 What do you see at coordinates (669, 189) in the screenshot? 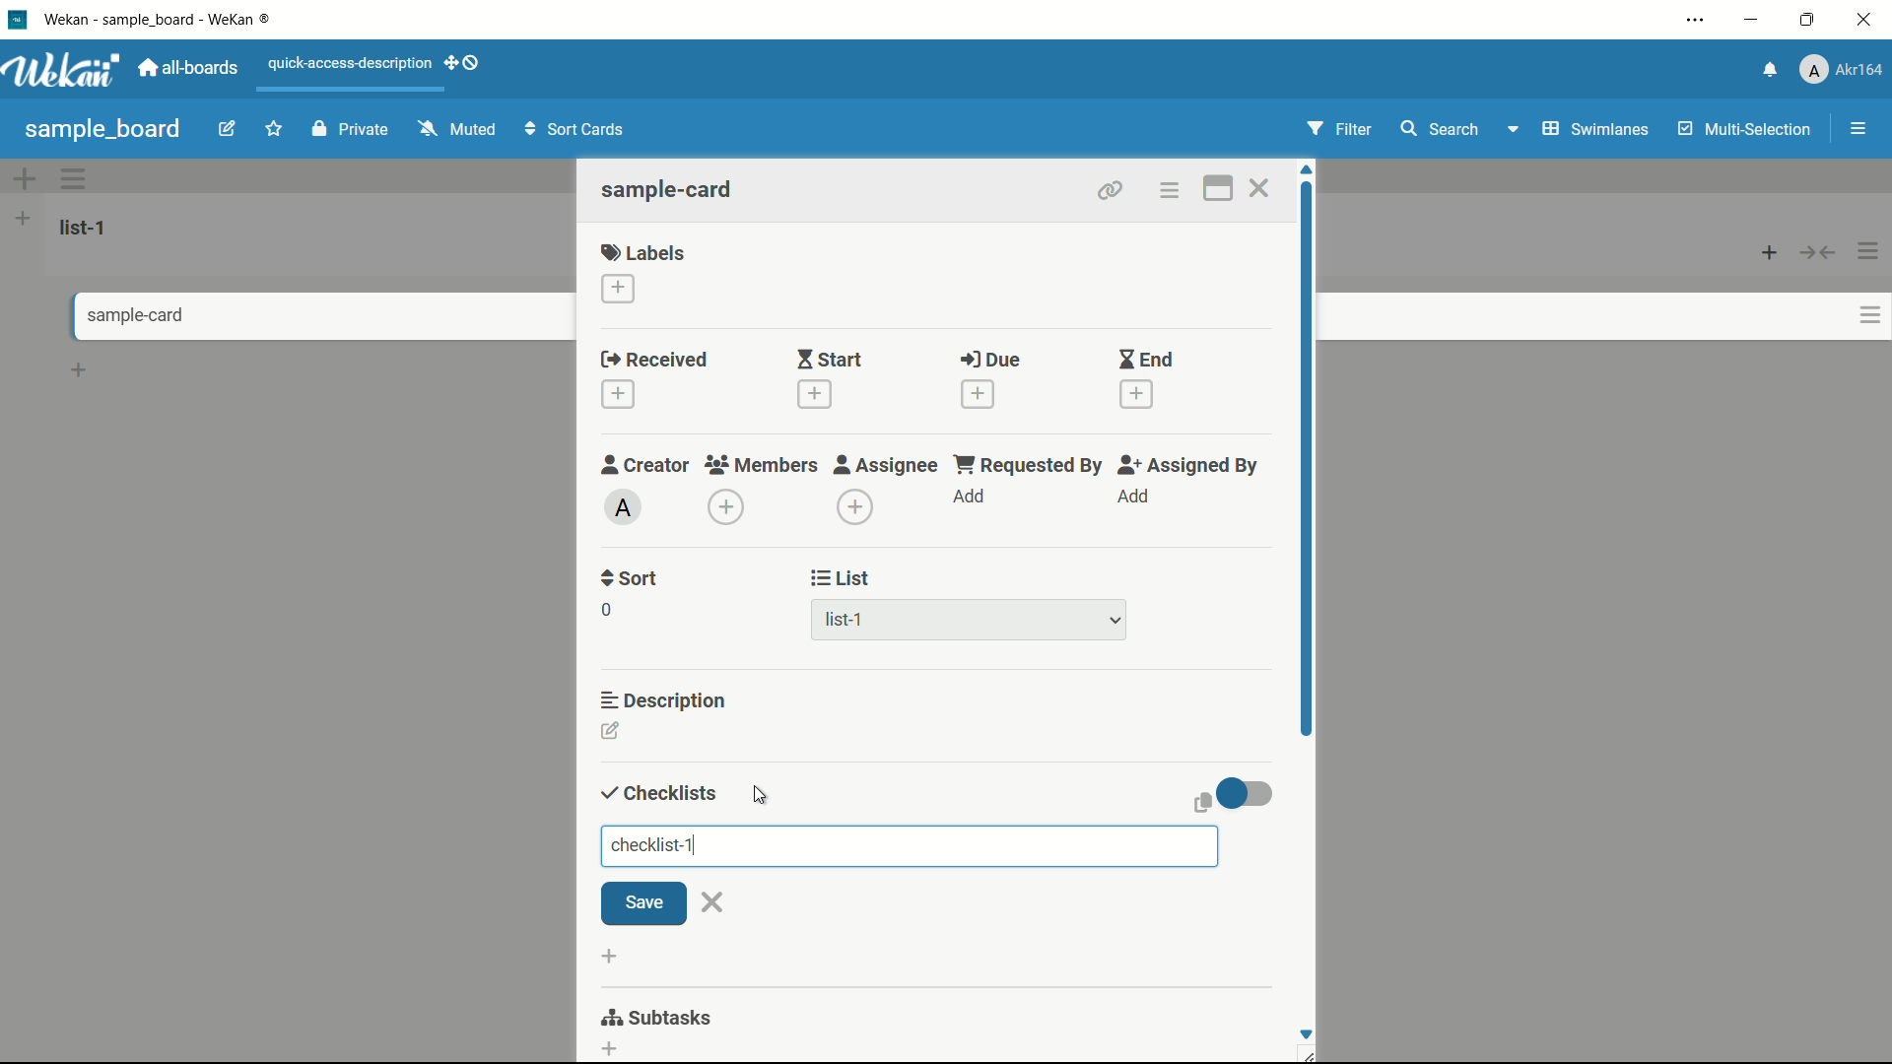
I see `card name` at bounding box center [669, 189].